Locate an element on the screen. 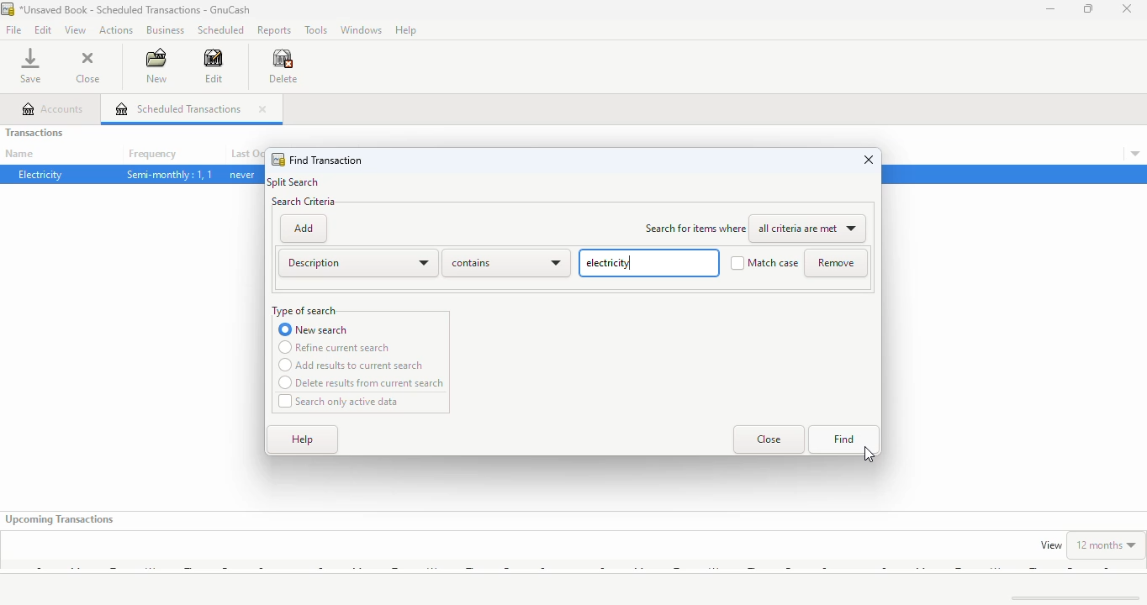  logo is located at coordinates (277, 160).